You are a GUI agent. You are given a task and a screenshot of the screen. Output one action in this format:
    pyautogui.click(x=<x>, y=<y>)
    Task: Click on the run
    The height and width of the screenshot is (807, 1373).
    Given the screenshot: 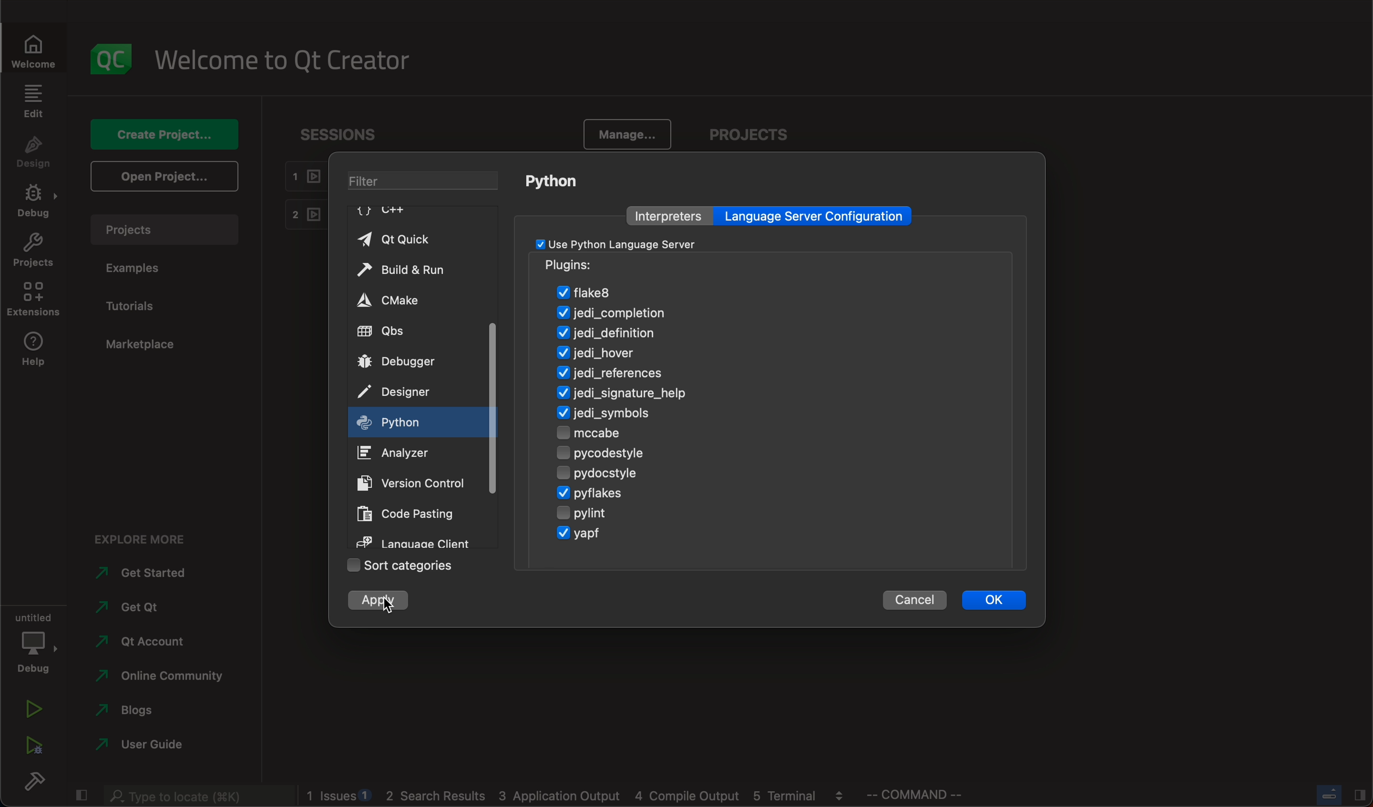 What is the action you would take?
    pyautogui.click(x=35, y=711)
    